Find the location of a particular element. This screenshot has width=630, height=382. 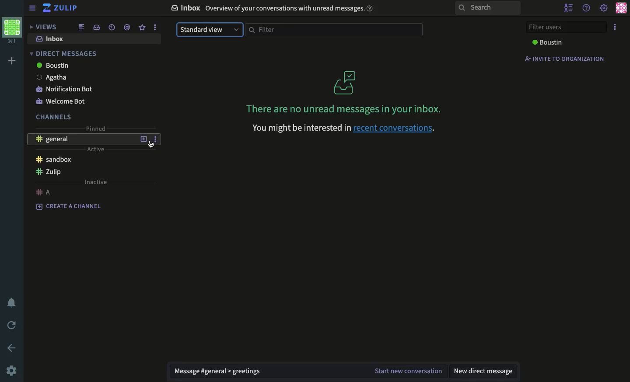

notification bot is located at coordinates (64, 90).